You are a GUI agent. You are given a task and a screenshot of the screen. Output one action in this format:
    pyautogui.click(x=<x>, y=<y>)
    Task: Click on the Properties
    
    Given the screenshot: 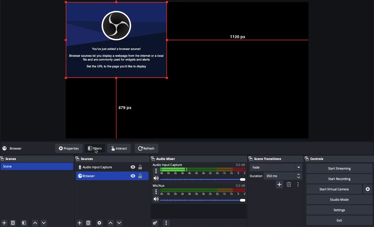 What is the action you would take?
    pyautogui.click(x=69, y=148)
    